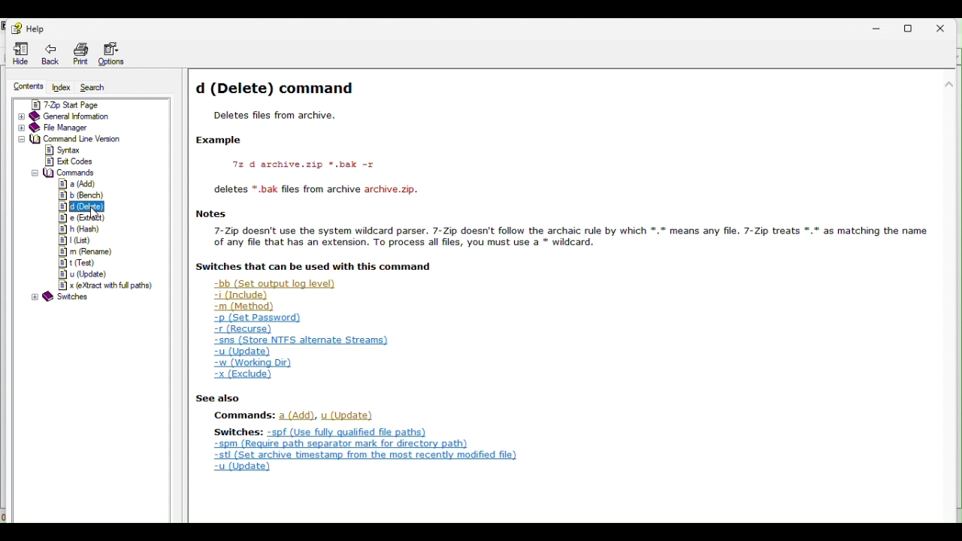  Describe the element at coordinates (882, 25) in the screenshot. I see `Minimize` at that location.